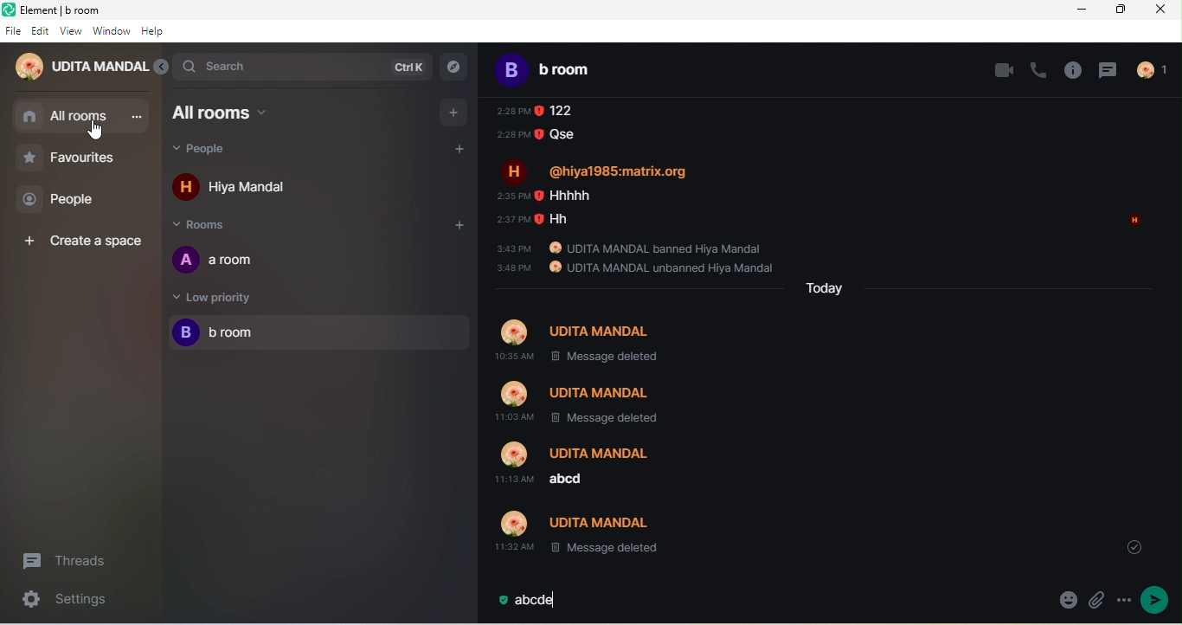  What do you see at coordinates (81, 157) in the screenshot?
I see `favourites` at bounding box center [81, 157].